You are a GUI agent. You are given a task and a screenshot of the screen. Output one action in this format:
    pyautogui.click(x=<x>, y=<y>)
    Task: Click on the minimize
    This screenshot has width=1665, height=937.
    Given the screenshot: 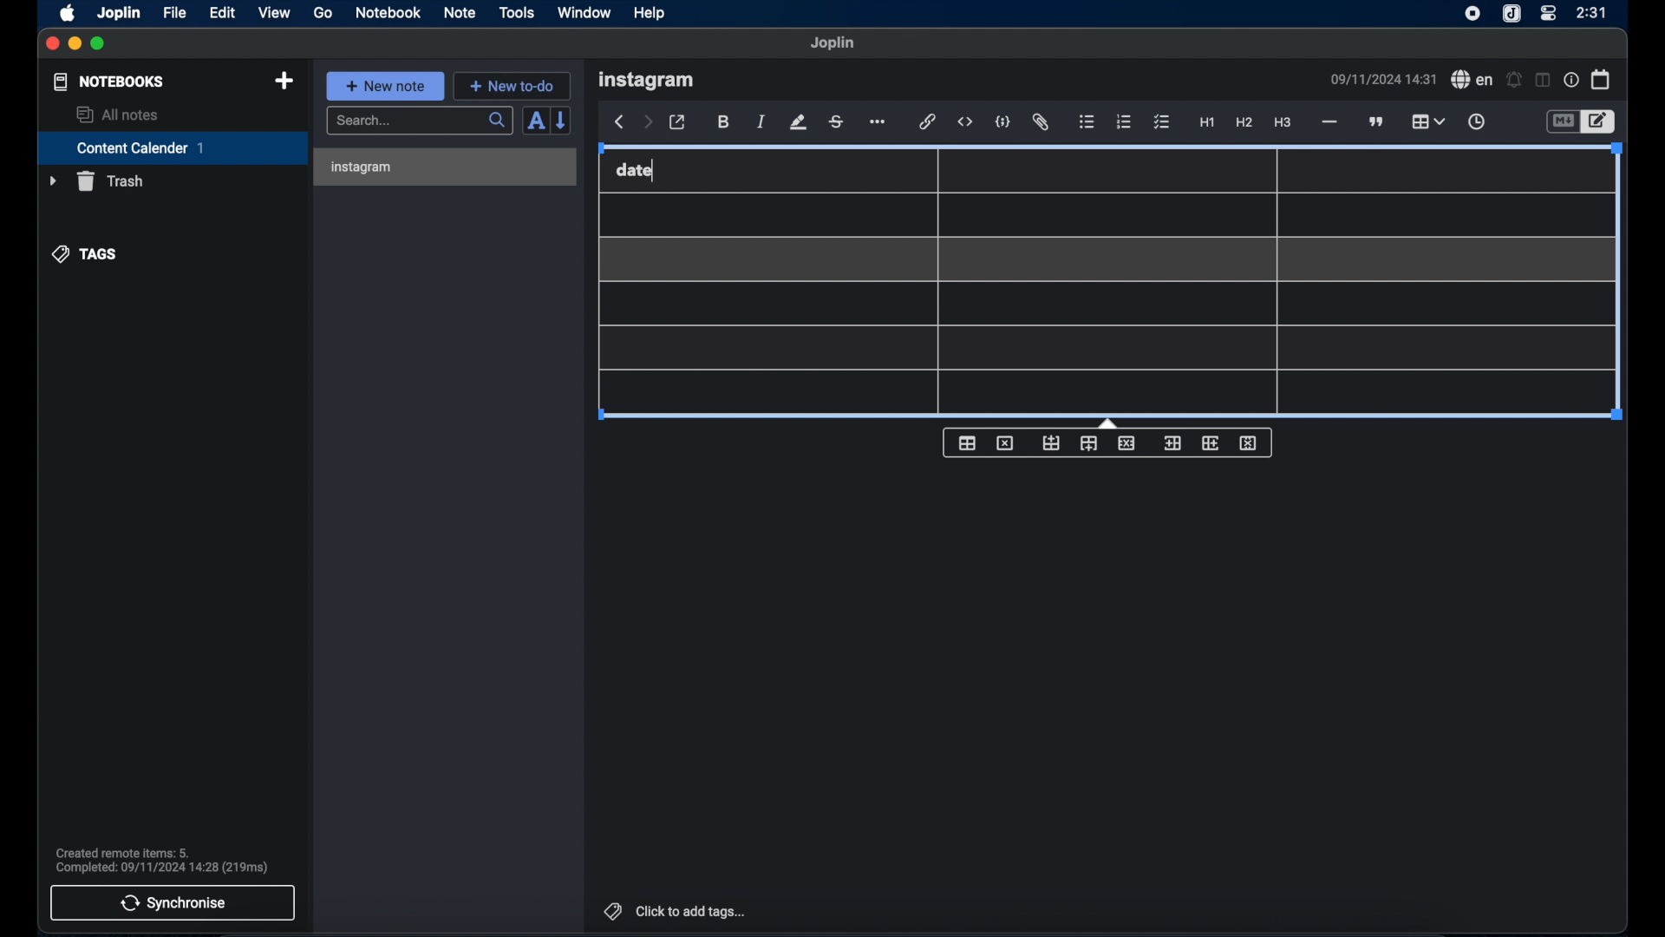 What is the action you would take?
    pyautogui.click(x=74, y=44)
    